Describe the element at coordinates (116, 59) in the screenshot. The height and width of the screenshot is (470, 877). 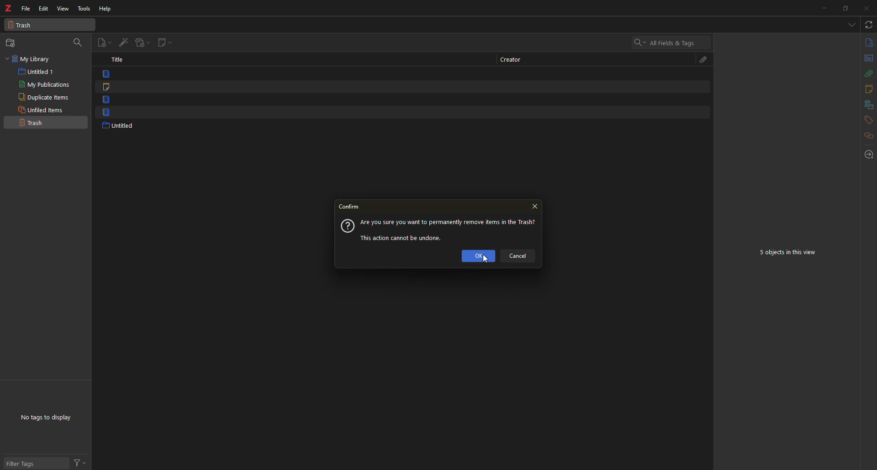
I see `title` at that location.